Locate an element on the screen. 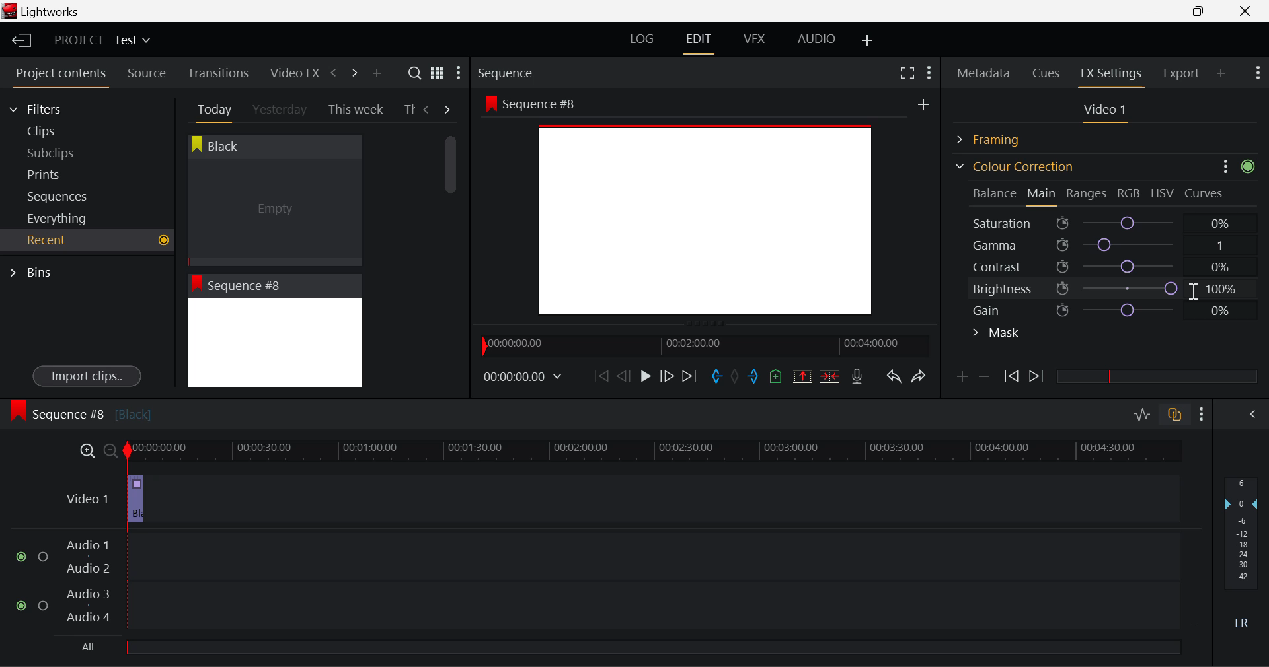 The width and height of the screenshot is (1269, 667). Timeline Zoom Out is located at coordinates (110, 450).